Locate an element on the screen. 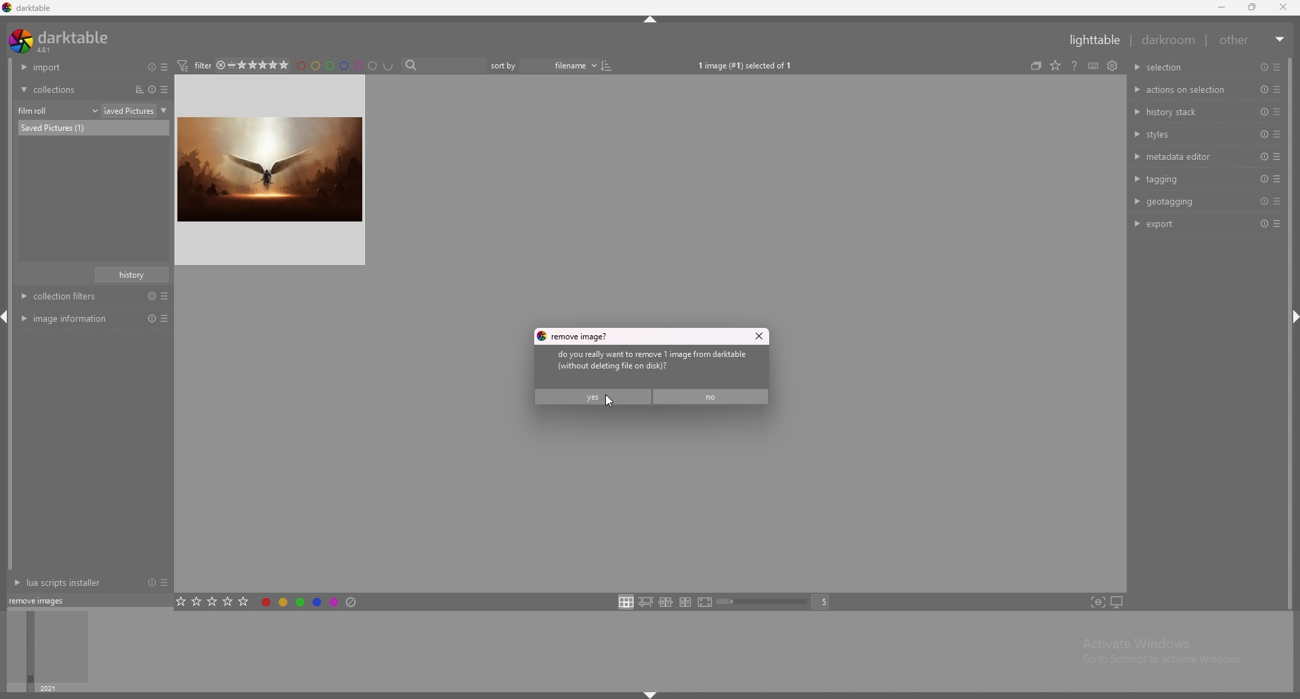 Image resolution: width=1300 pixels, height=699 pixels. toggle color label is located at coordinates (310, 601).